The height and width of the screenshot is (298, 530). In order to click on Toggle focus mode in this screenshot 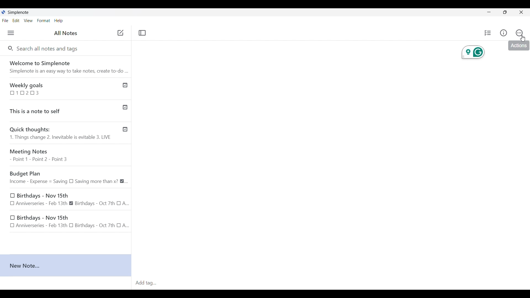, I will do `click(143, 33)`.